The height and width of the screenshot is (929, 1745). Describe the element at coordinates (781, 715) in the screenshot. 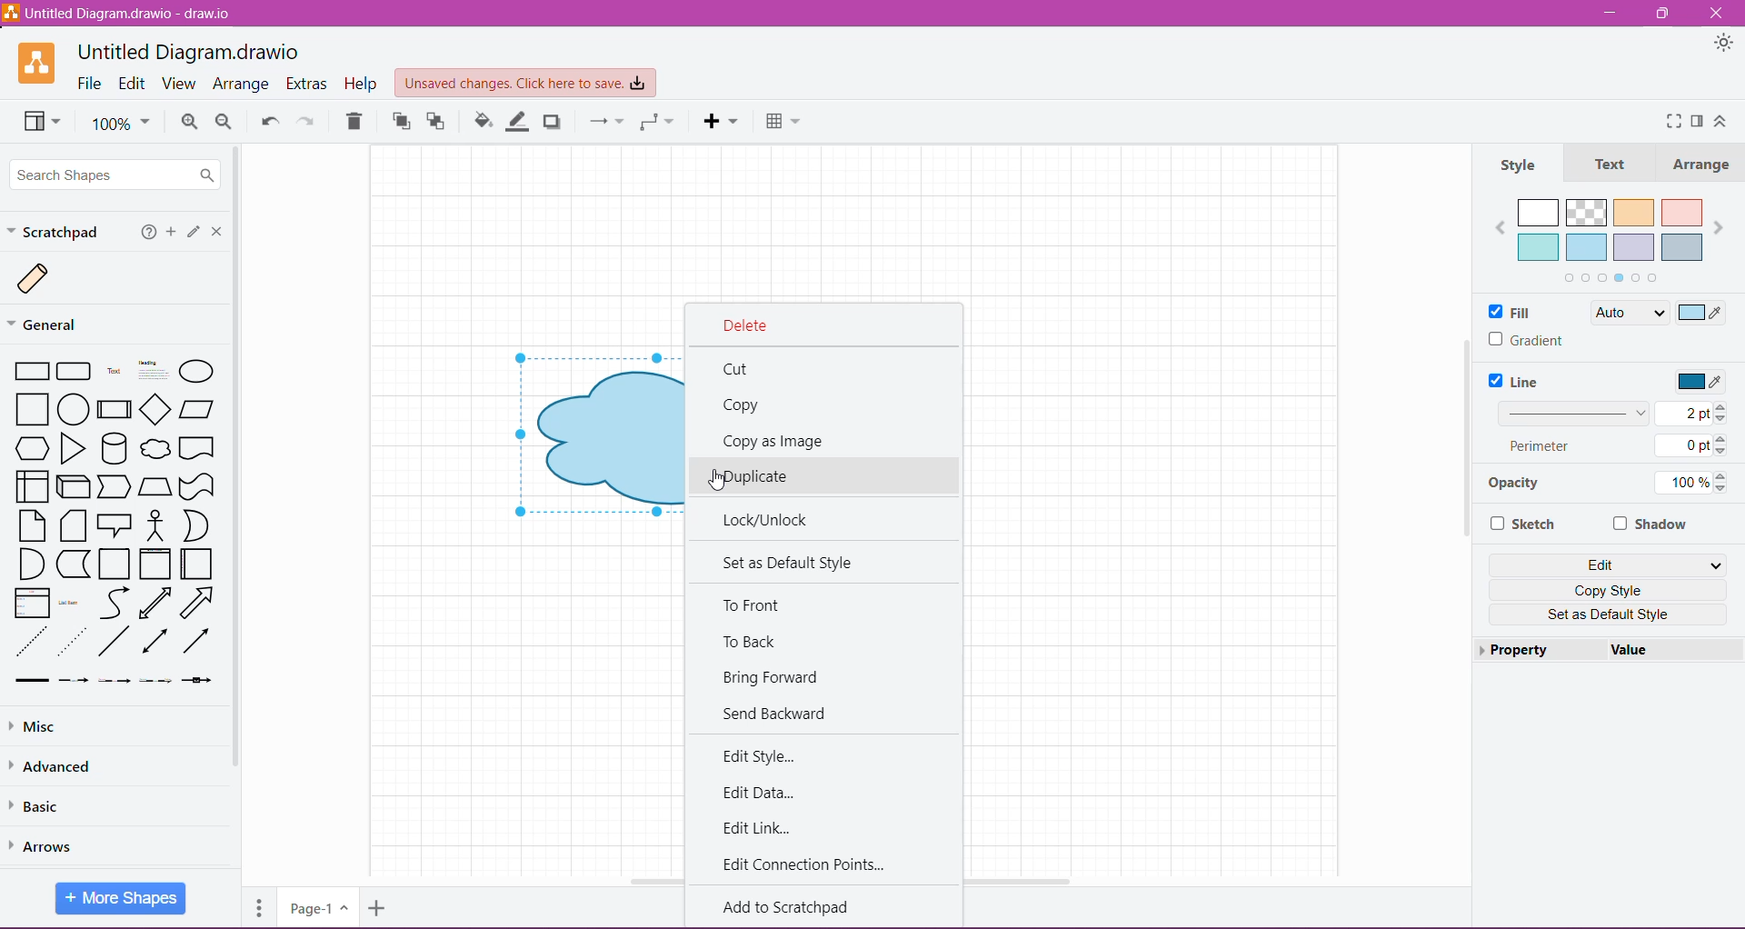

I see `Send Backward` at that location.